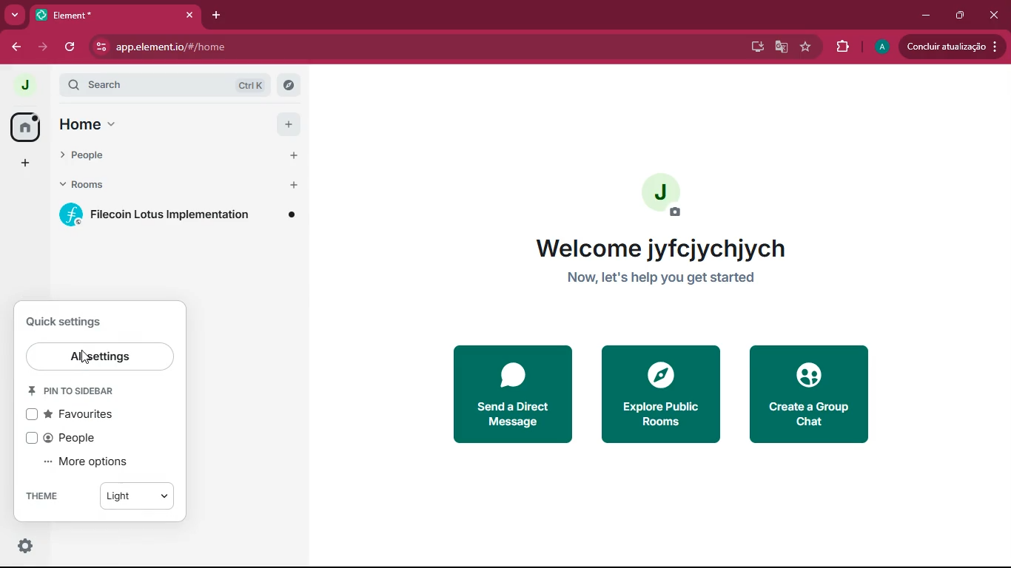 Image resolution: width=1011 pixels, height=568 pixels. I want to click on quick settings, so click(71, 320).